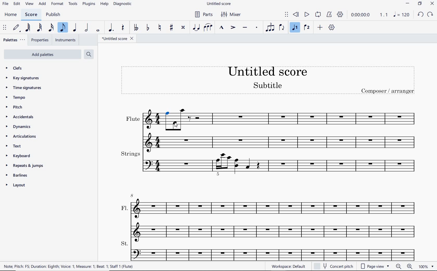 The image size is (437, 271). Describe the element at coordinates (68, 267) in the screenshot. I see `NOTE: PITCH: F5; DURATION` at that location.